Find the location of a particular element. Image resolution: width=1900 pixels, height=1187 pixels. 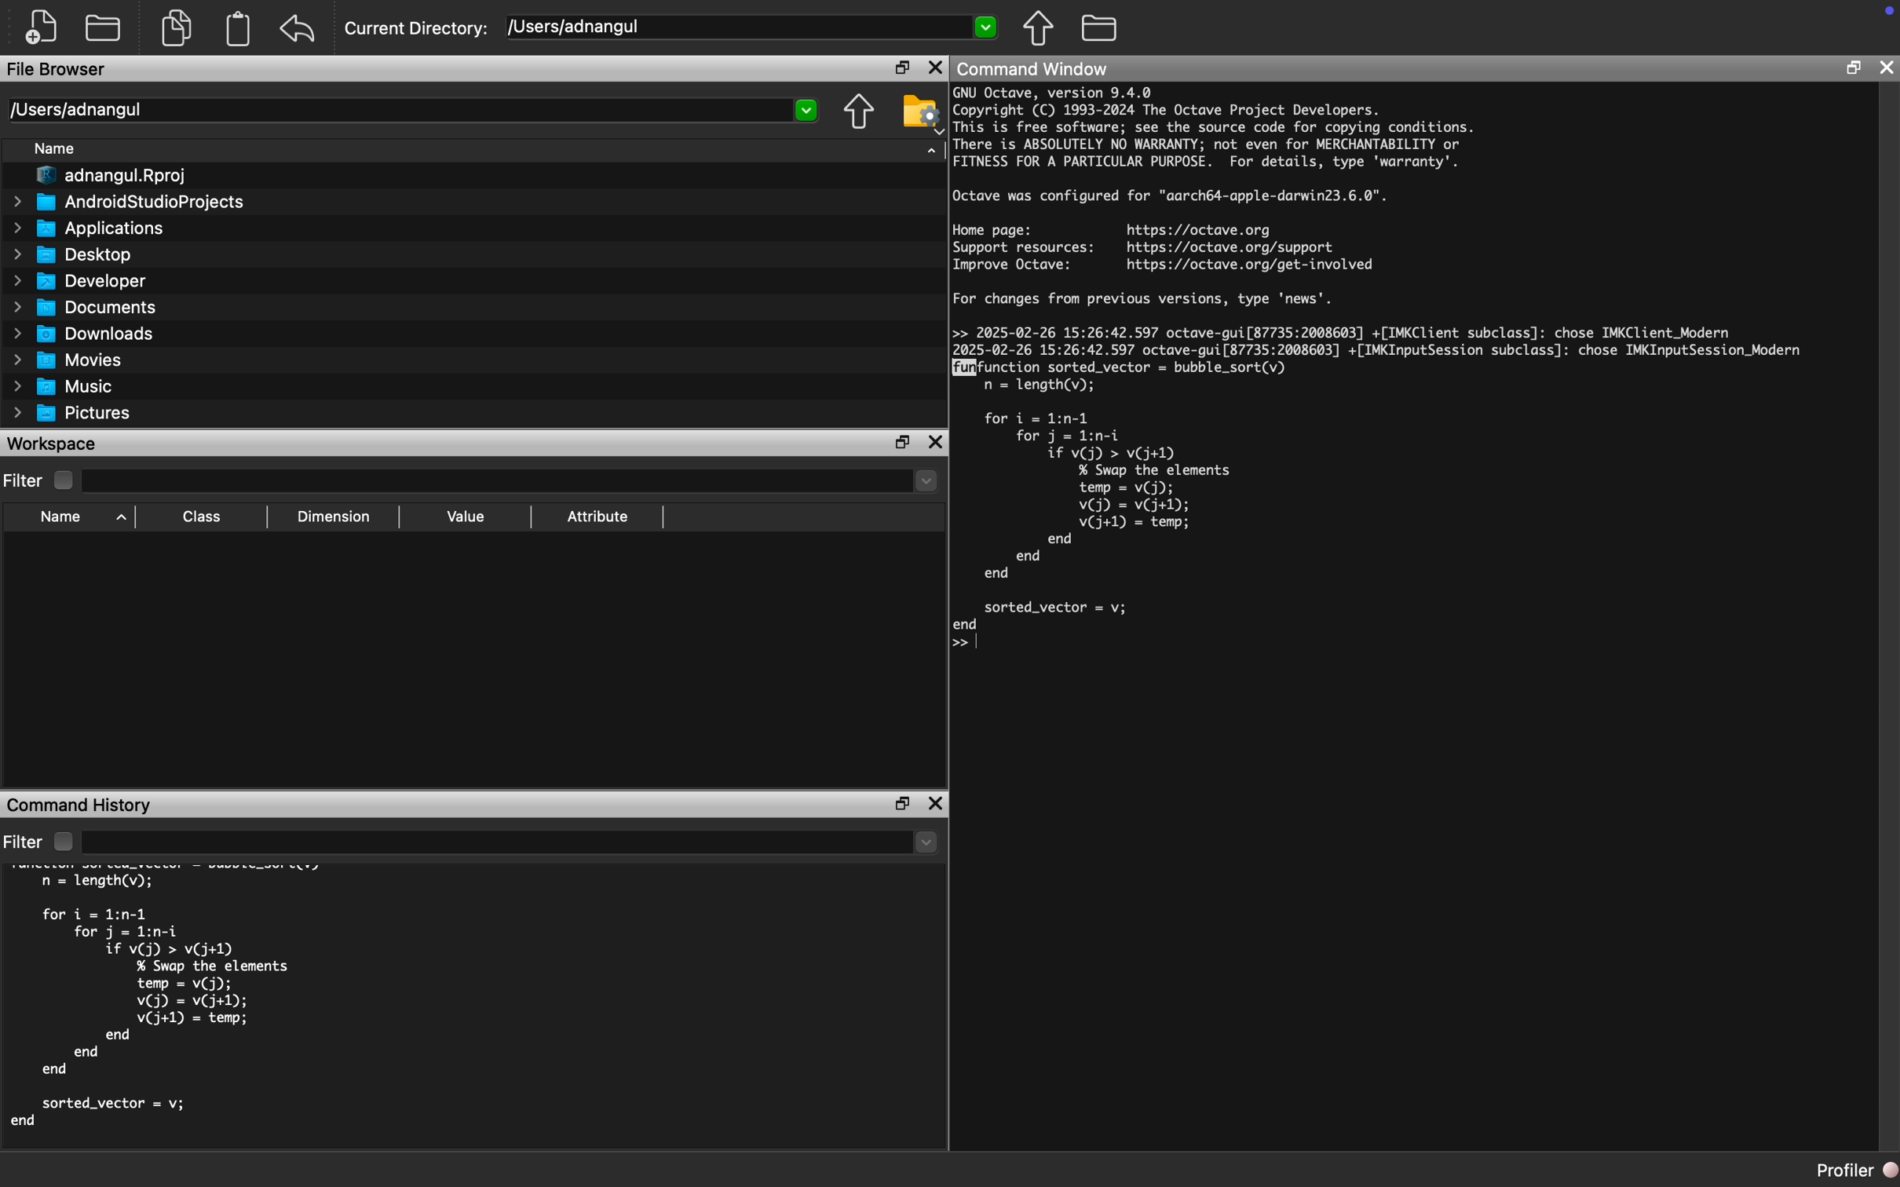

Downloads is located at coordinates (84, 333).